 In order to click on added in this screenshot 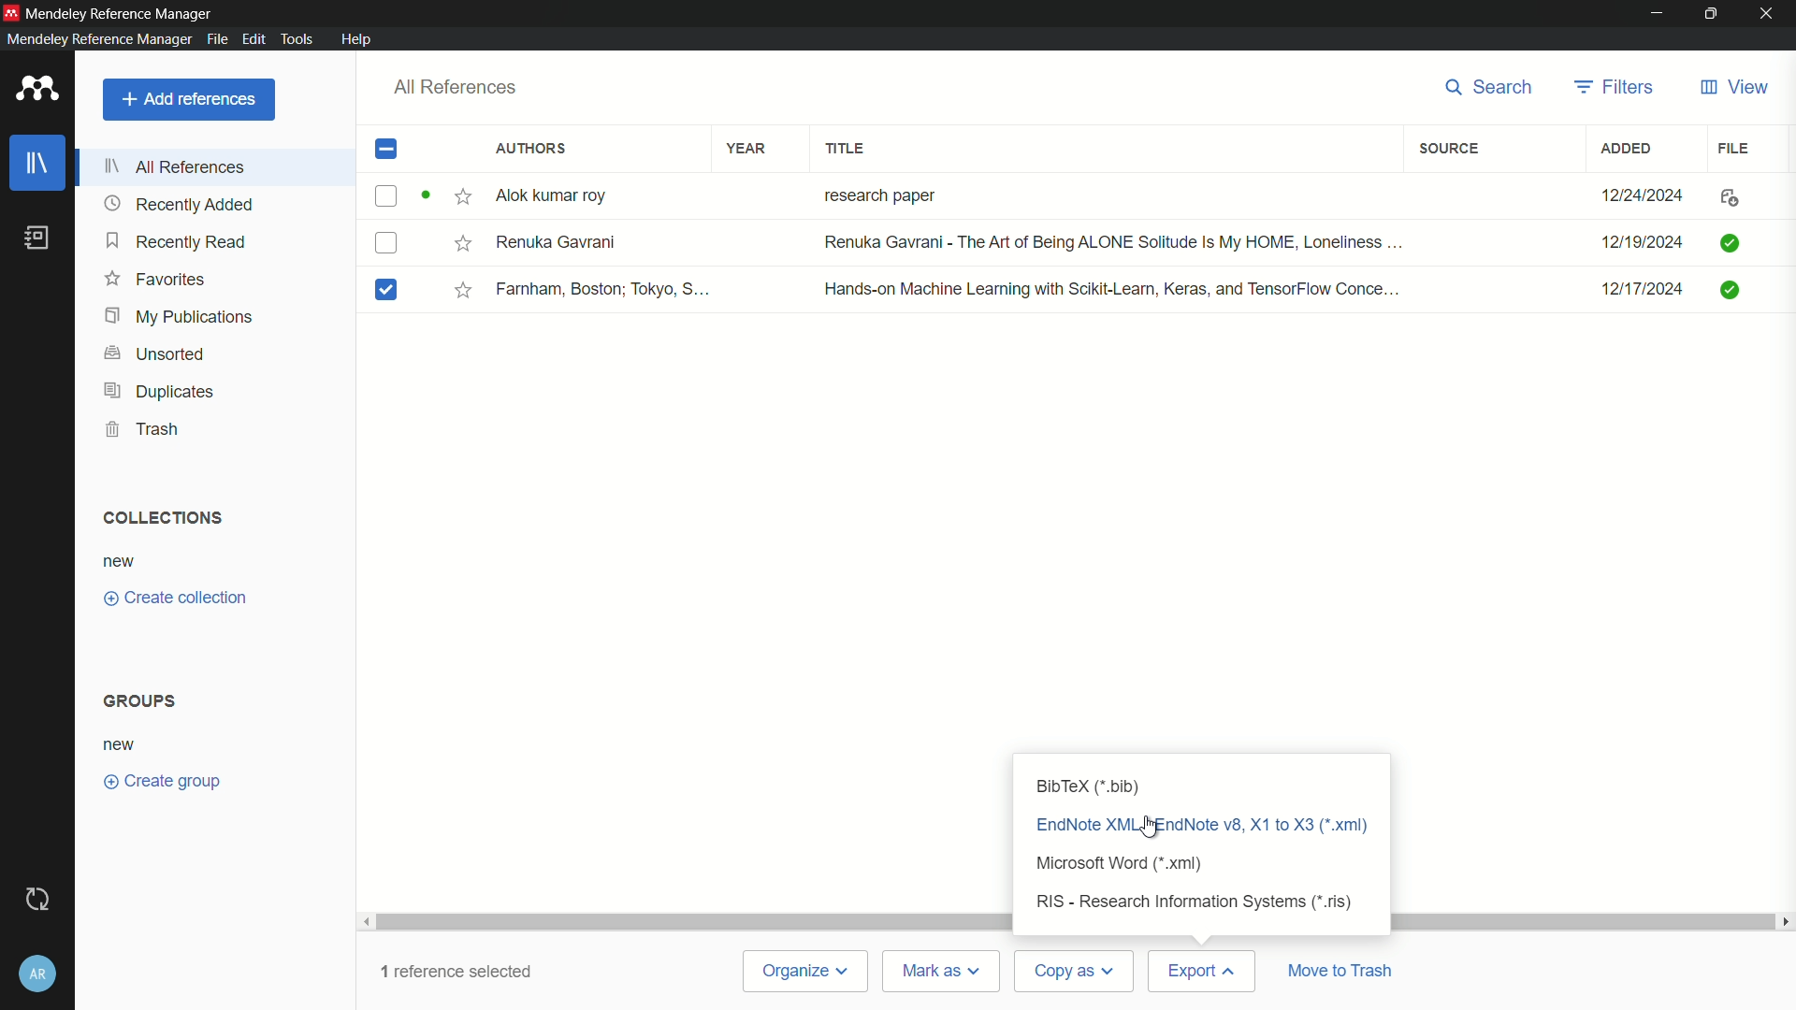, I will do `click(1628, 149)`.